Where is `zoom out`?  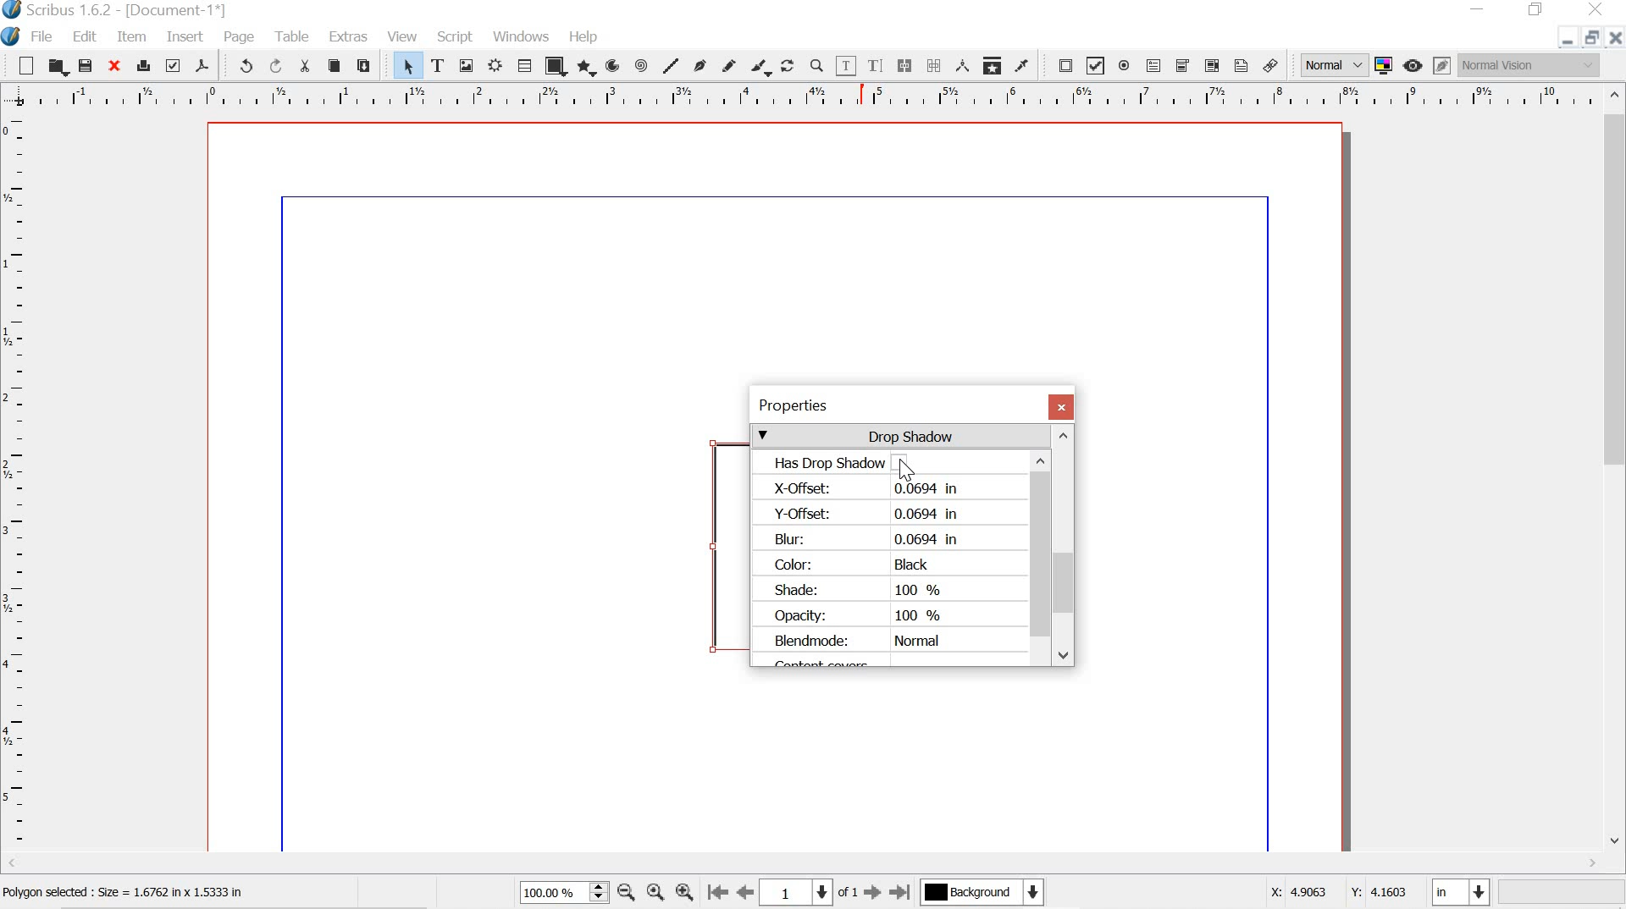 zoom out is located at coordinates (626, 894).